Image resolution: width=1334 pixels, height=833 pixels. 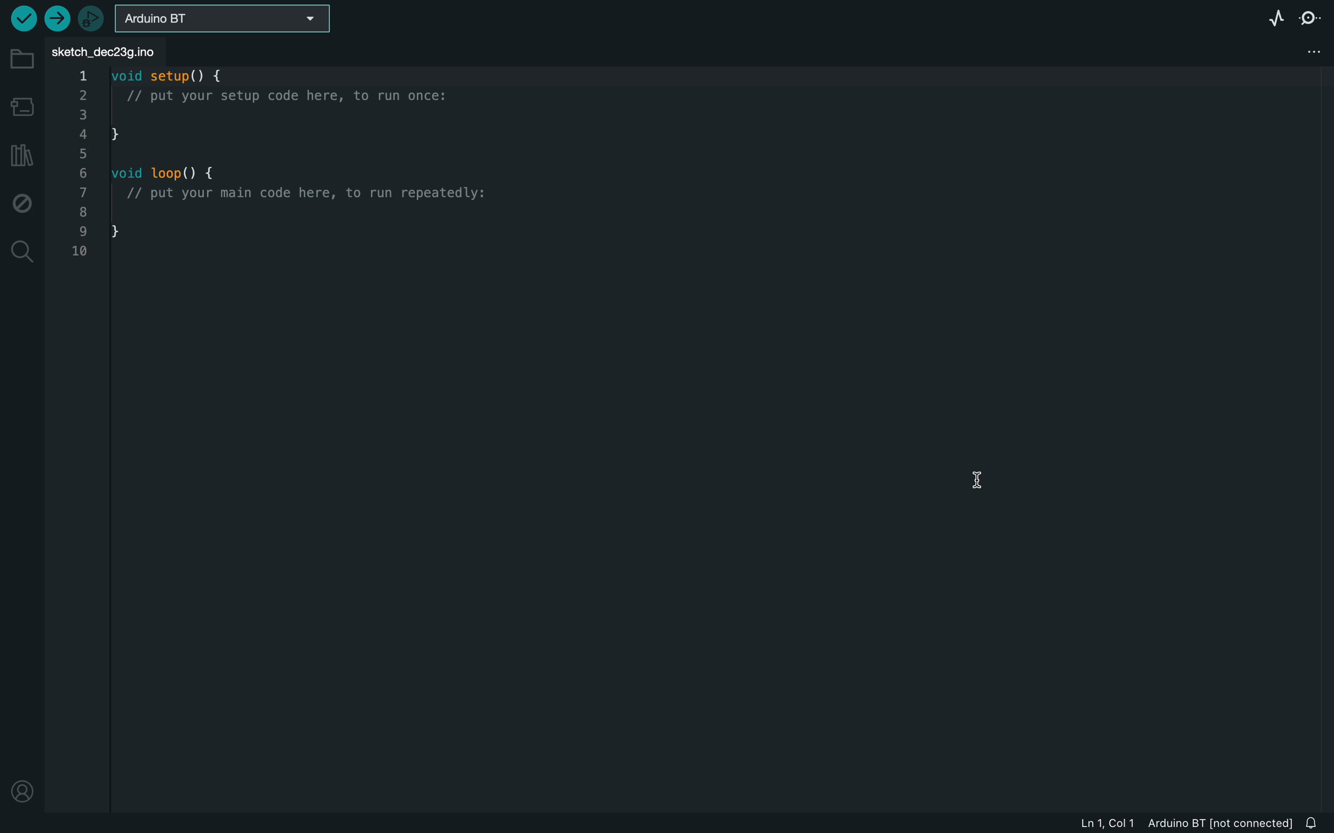 What do you see at coordinates (19, 155) in the screenshot?
I see `library manager` at bounding box center [19, 155].